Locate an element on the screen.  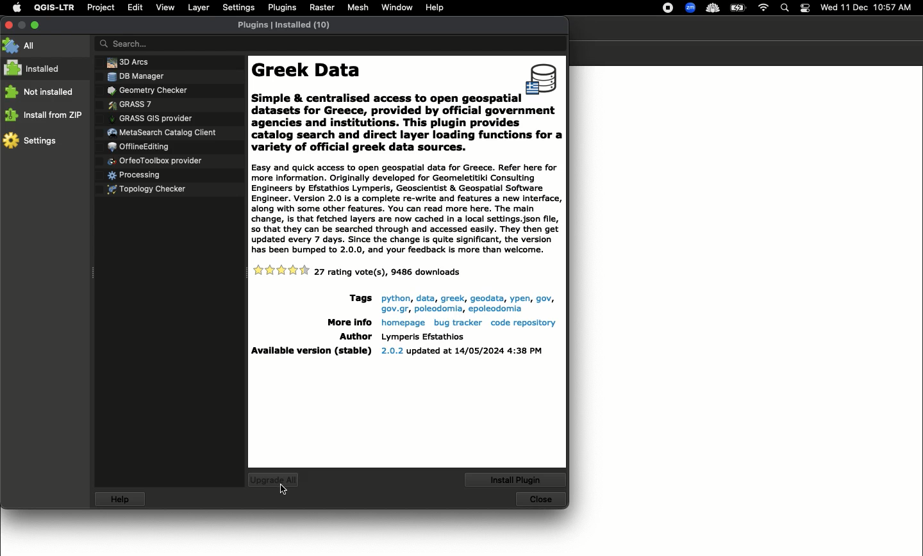
image is located at coordinates (544, 80).